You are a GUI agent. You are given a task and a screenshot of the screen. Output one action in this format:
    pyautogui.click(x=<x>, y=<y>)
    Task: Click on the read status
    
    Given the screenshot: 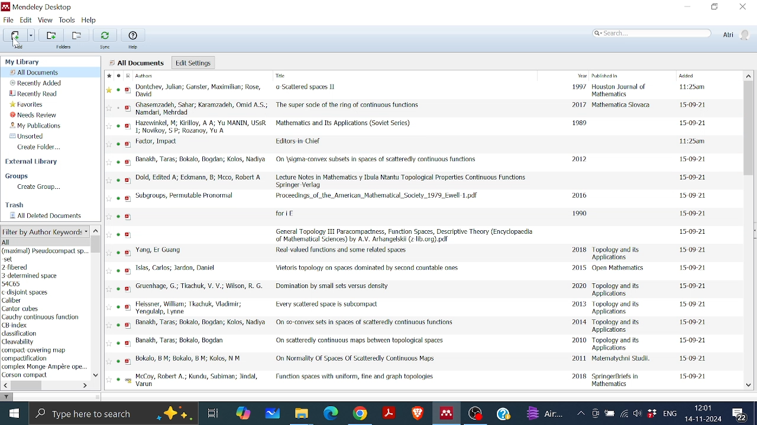 What is the action you would take?
    pyautogui.click(x=118, y=127)
    